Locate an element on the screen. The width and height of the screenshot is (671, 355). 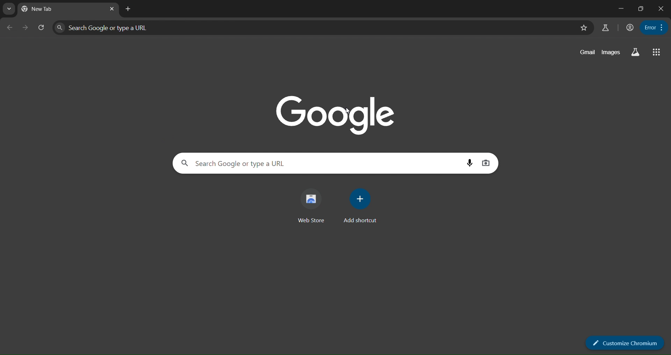
search tabs is located at coordinates (9, 10).